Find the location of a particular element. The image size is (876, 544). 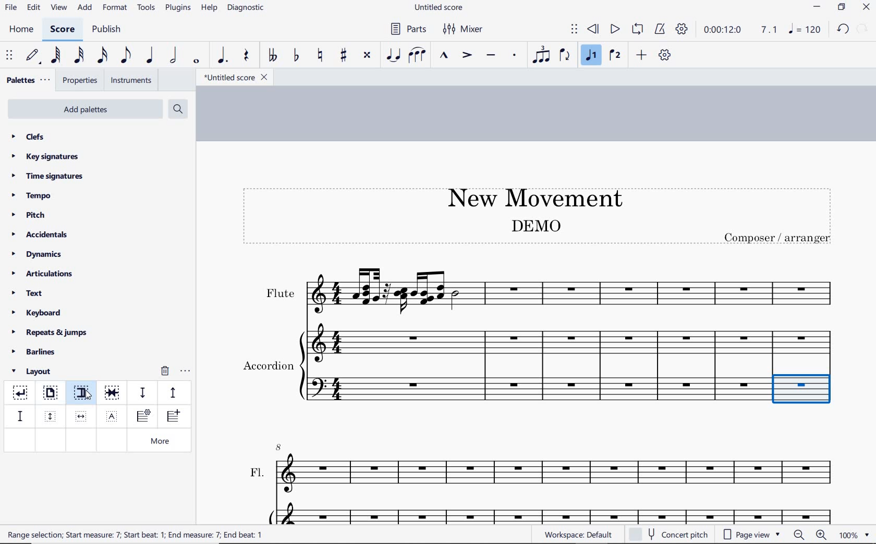

file is located at coordinates (10, 9).